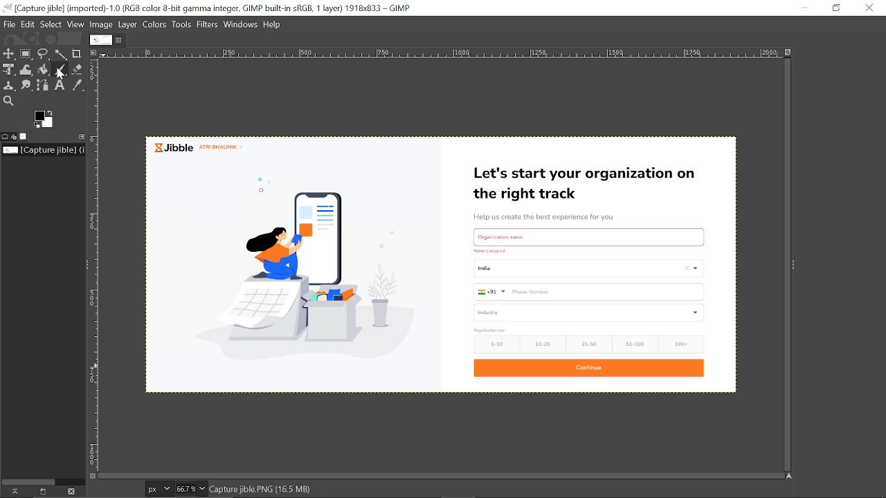  What do you see at coordinates (43, 150) in the screenshot?
I see `Location of the current file` at bounding box center [43, 150].